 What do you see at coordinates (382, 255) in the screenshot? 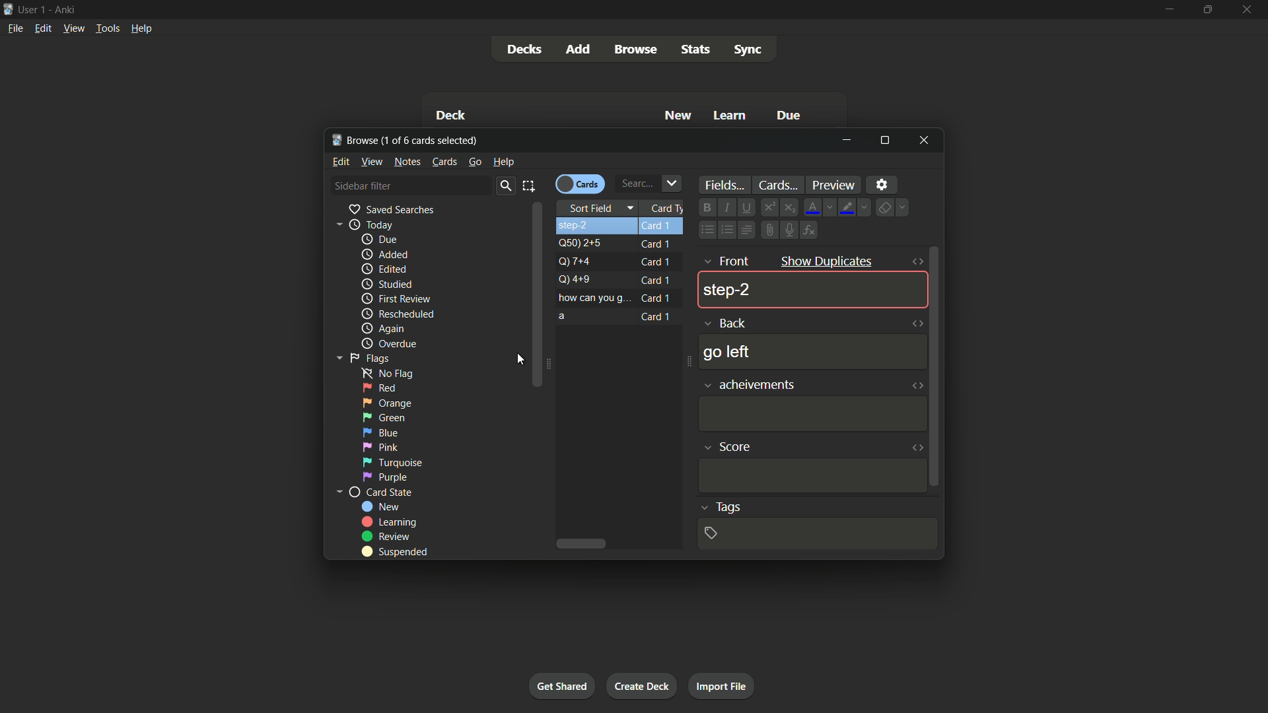
I see `added` at bounding box center [382, 255].